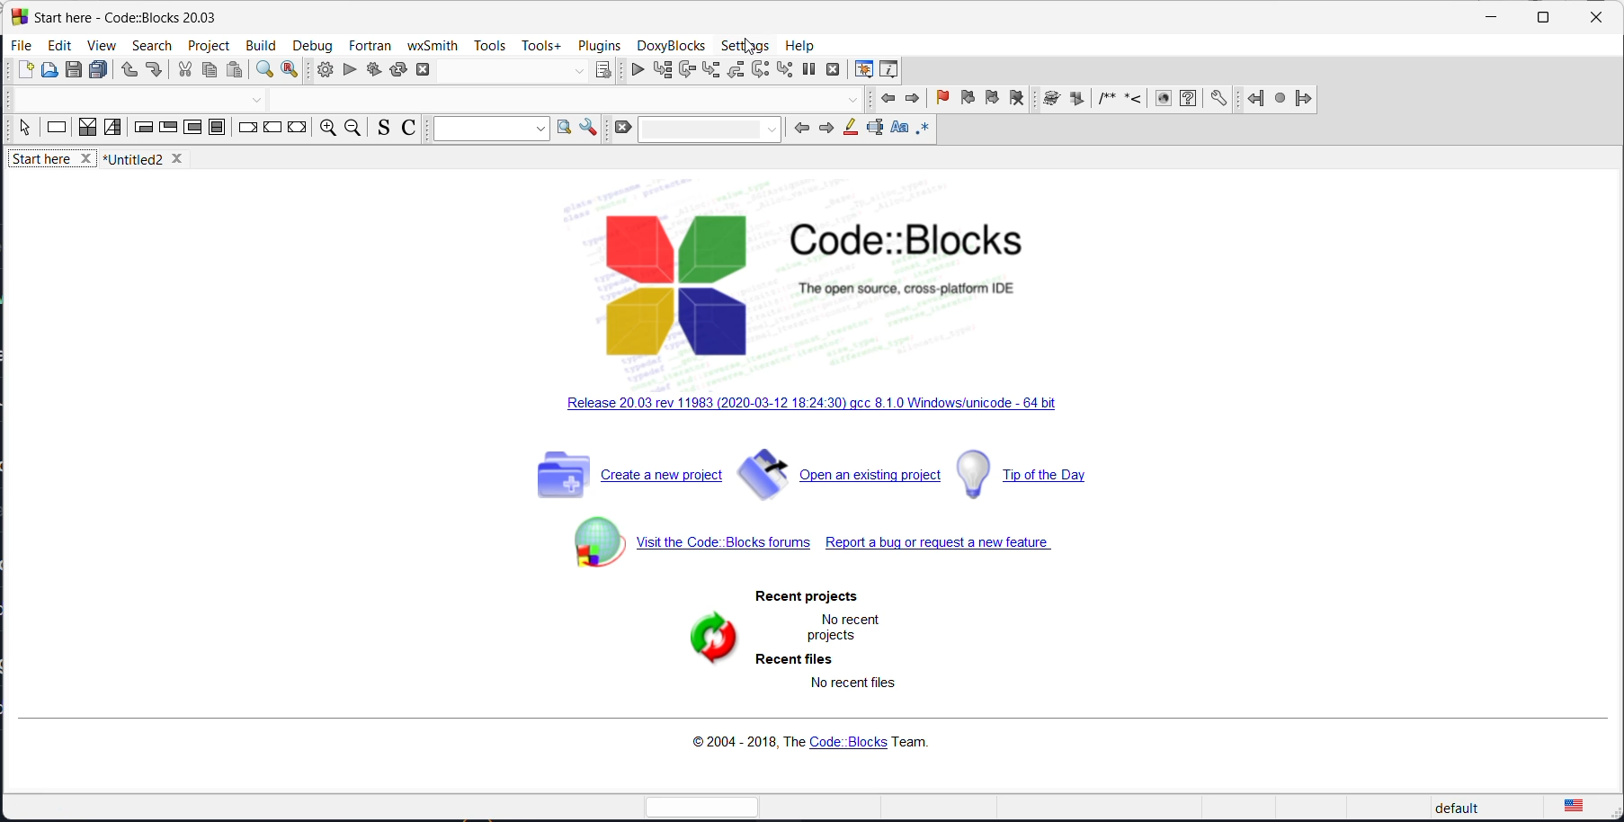  Describe the element at coordinates (290, 72) in the screenshot. I see `replace` at that location.